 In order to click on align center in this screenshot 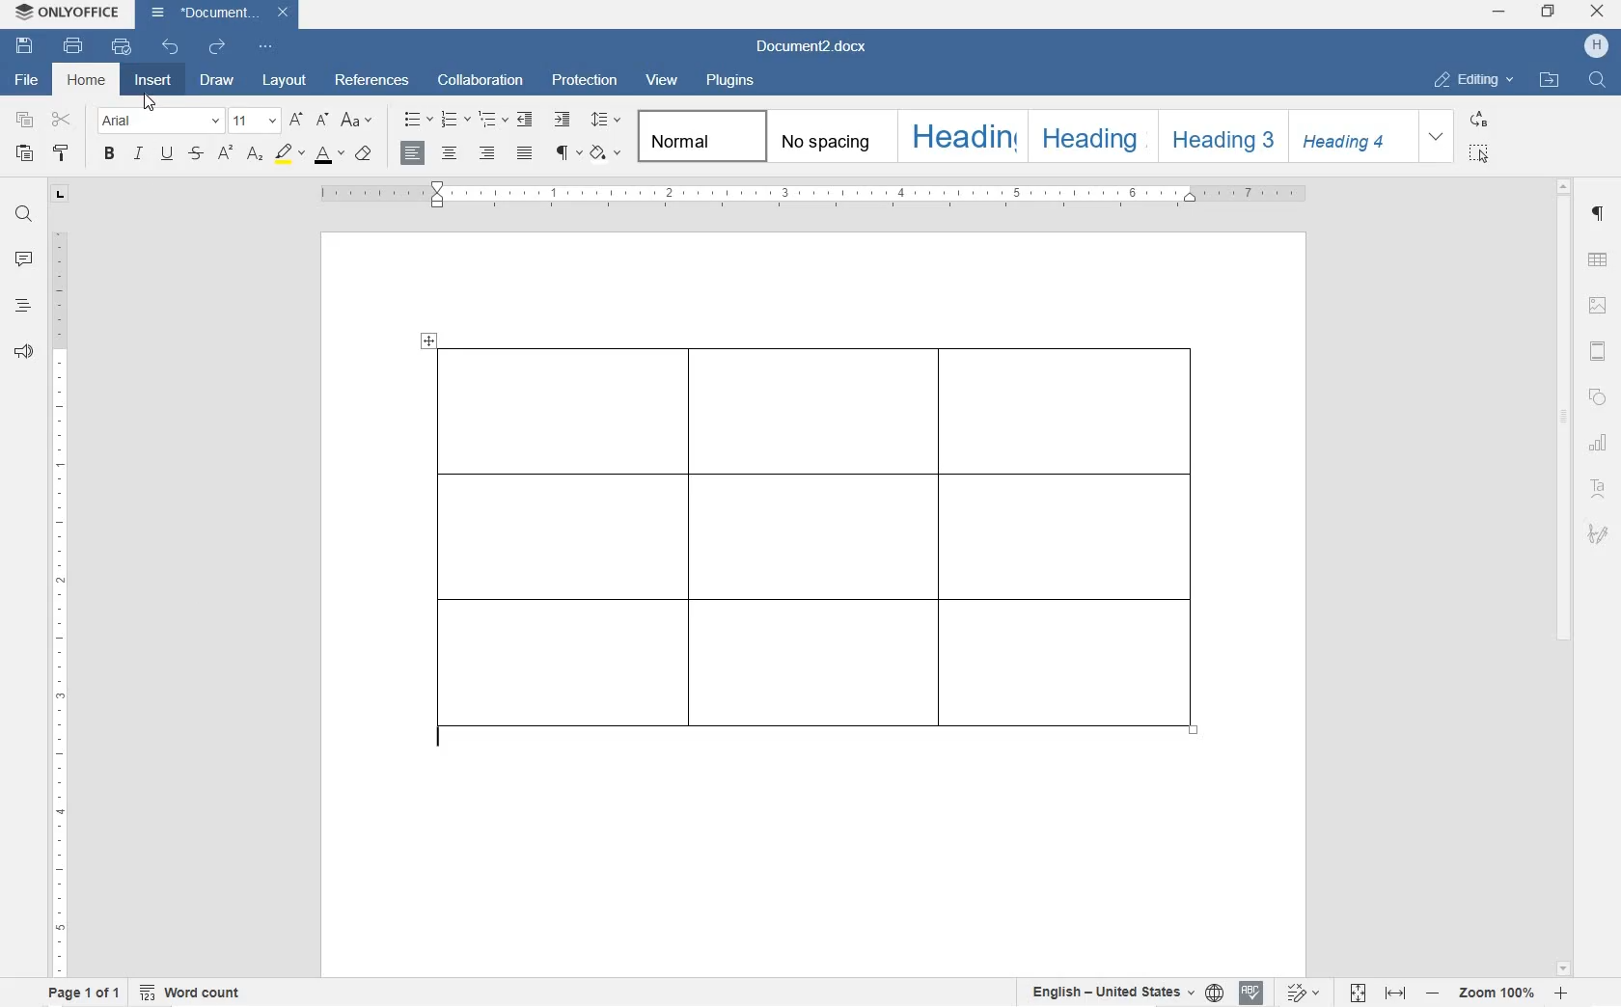, I will do `click(450, 154)`.